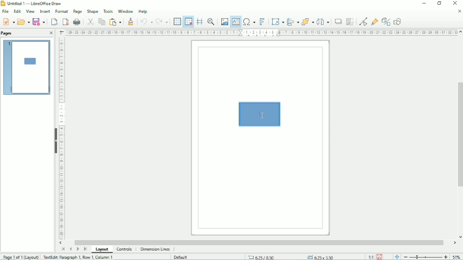 This screenshot has width=463, height=260. Describe the element at coordinates (70, 249) in the screenshot. I see `Scroll to previous page` at that location.